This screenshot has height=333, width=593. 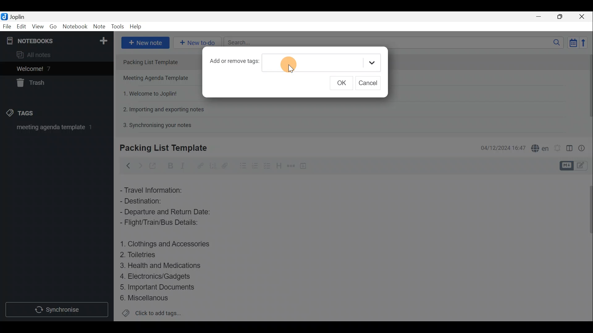 I want to click on Maximise, so click(x=562, y=17).